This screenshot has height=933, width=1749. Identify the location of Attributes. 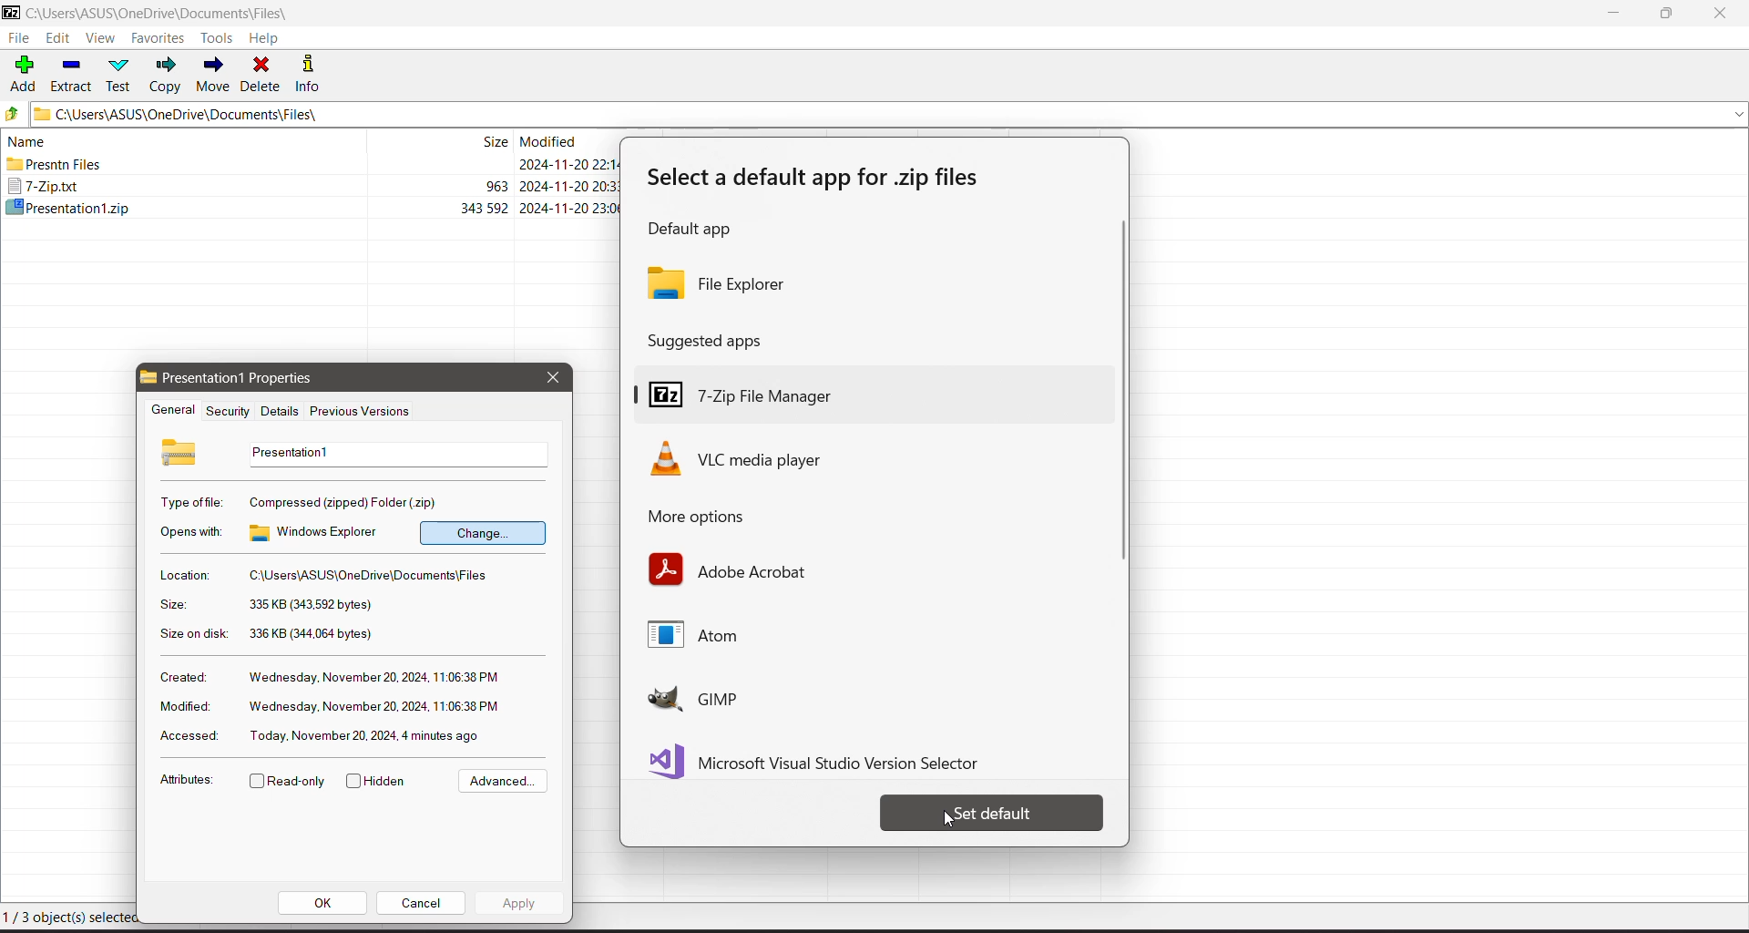
(186, 783).